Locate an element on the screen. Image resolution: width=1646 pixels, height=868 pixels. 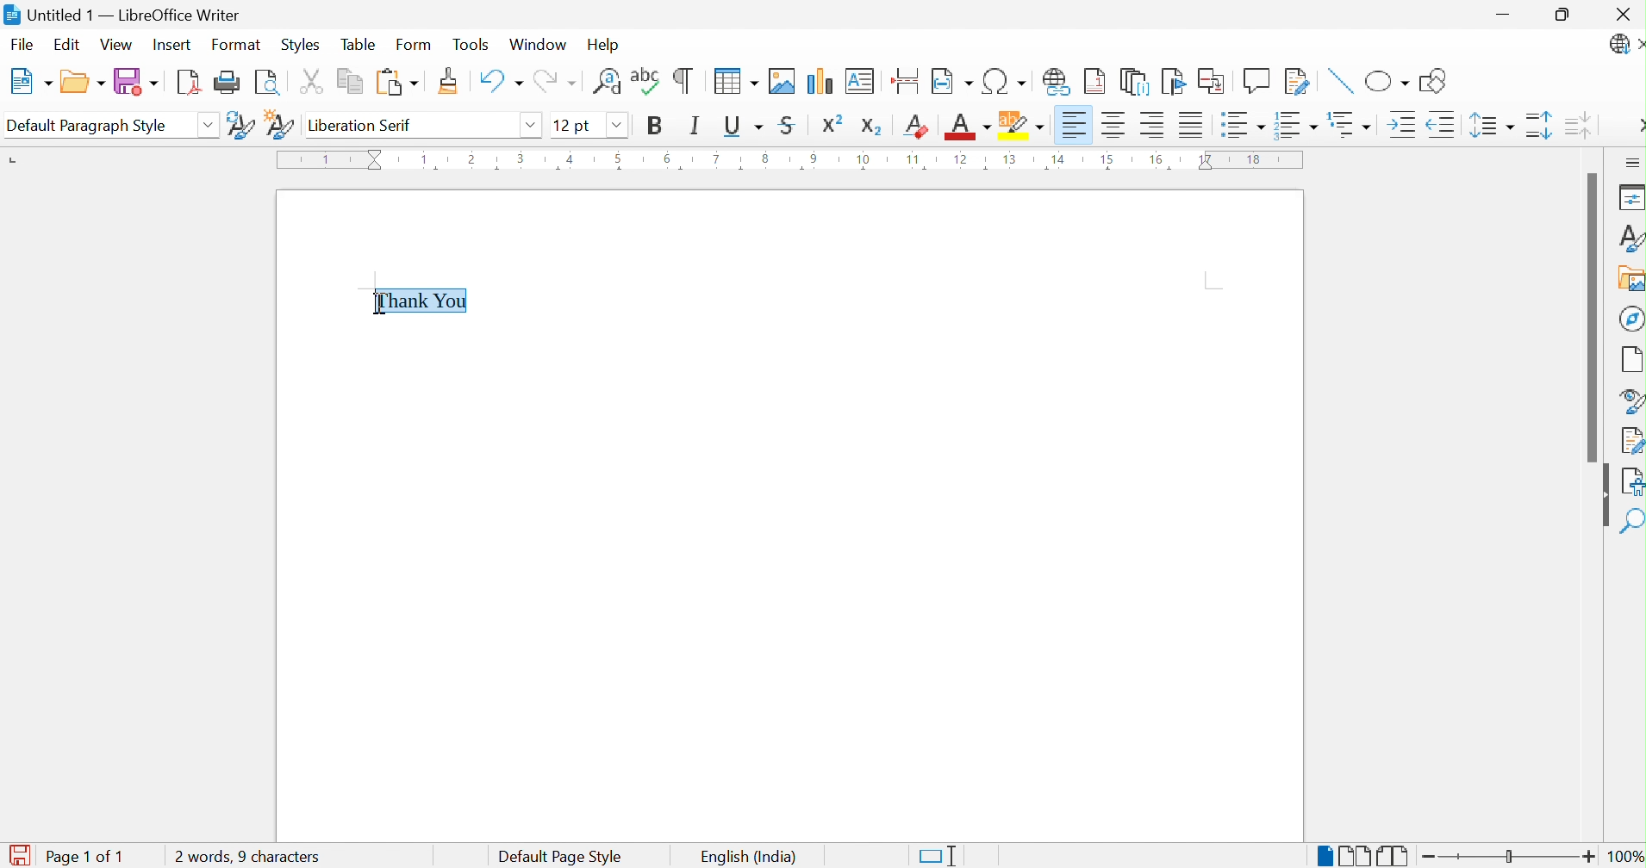
Edit is located at coordinates (68, 46).